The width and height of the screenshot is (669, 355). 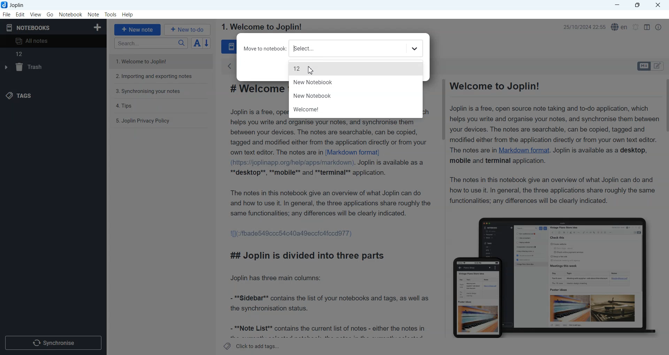 What do you see at coordinates (20, 14) in the screenshot?
I see `Edit` at bounding box center [20, 14].